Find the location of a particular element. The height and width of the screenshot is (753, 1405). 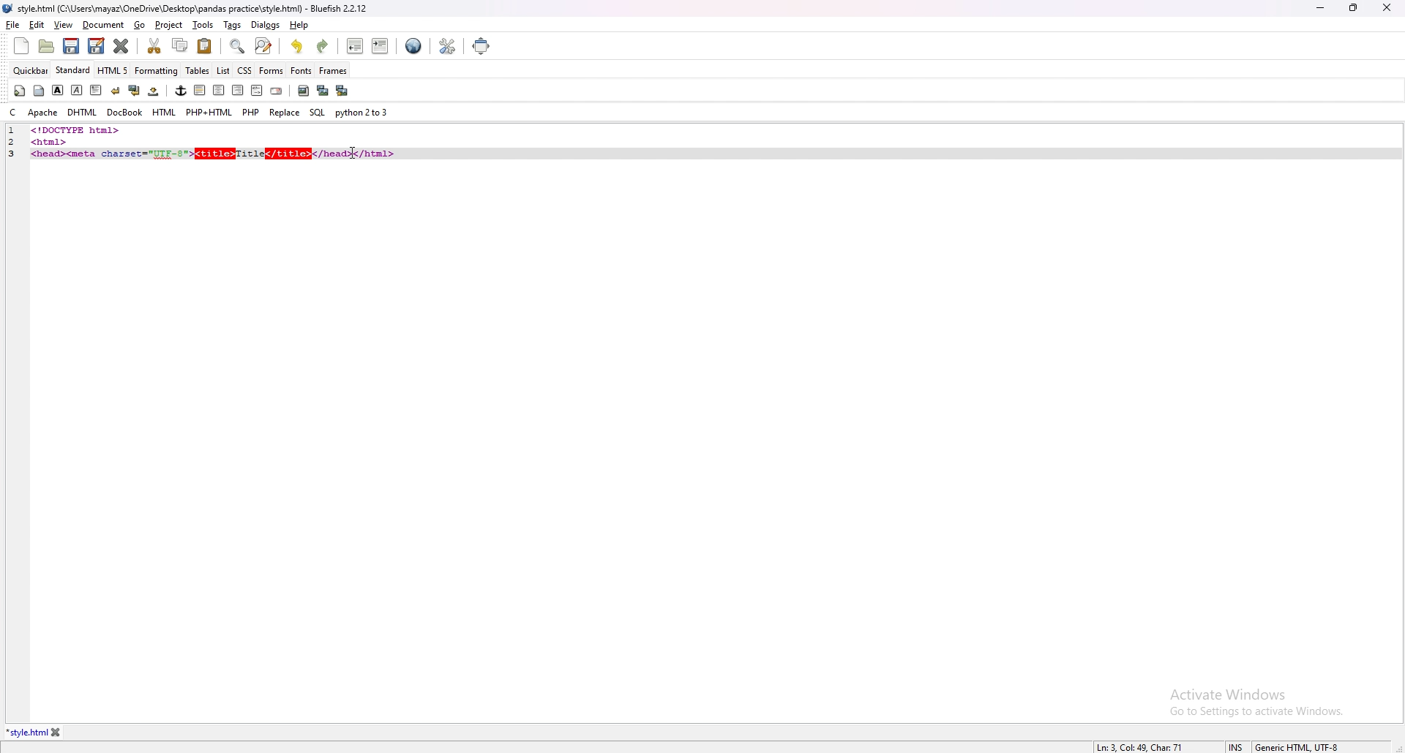

full screen is located at coordinates (483, 45).